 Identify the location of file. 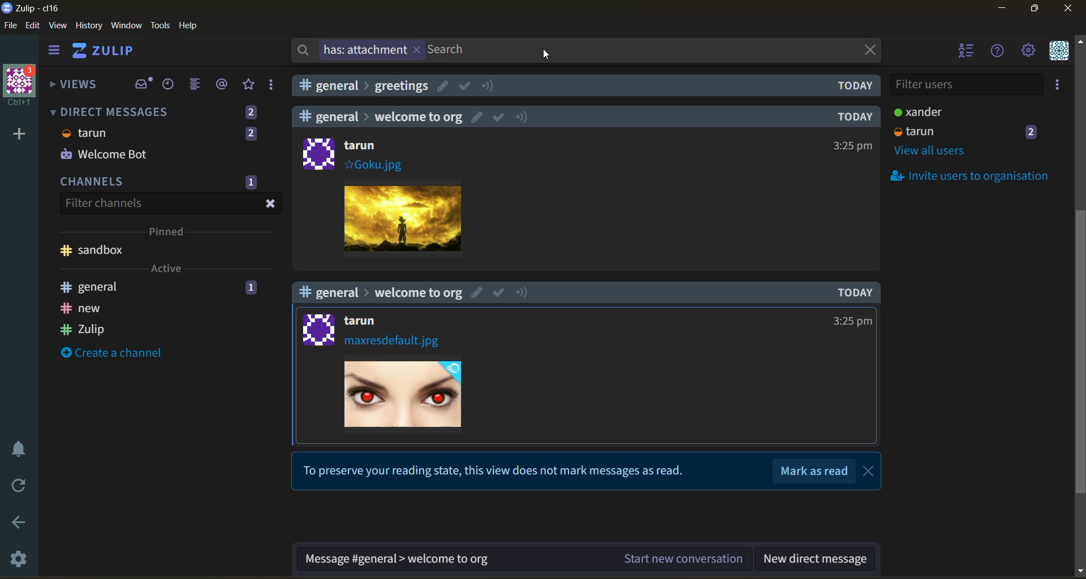
(11, 26).